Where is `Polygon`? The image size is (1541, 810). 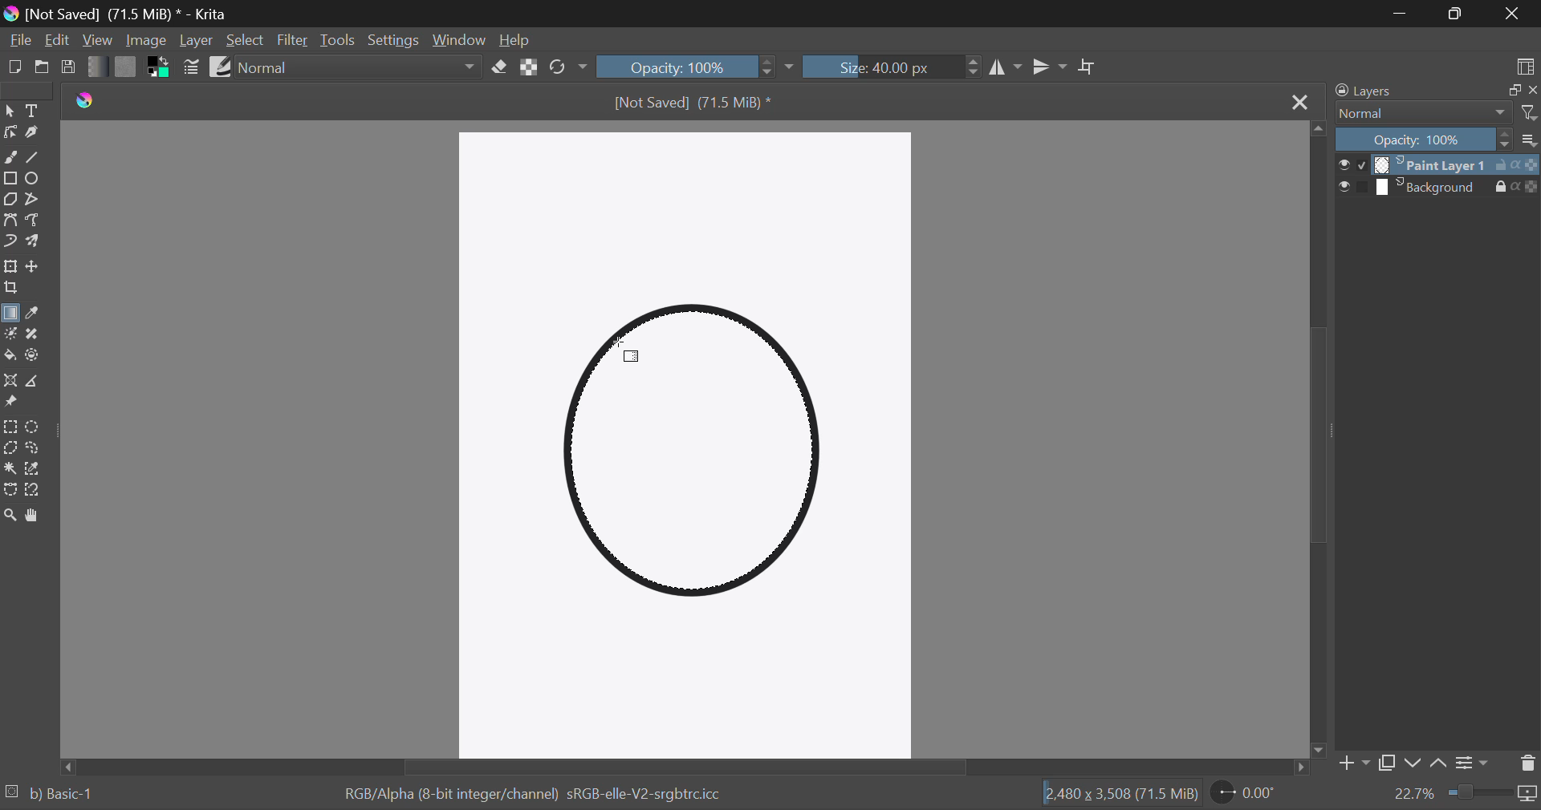 Polygon is located at coordinates (11, 200).